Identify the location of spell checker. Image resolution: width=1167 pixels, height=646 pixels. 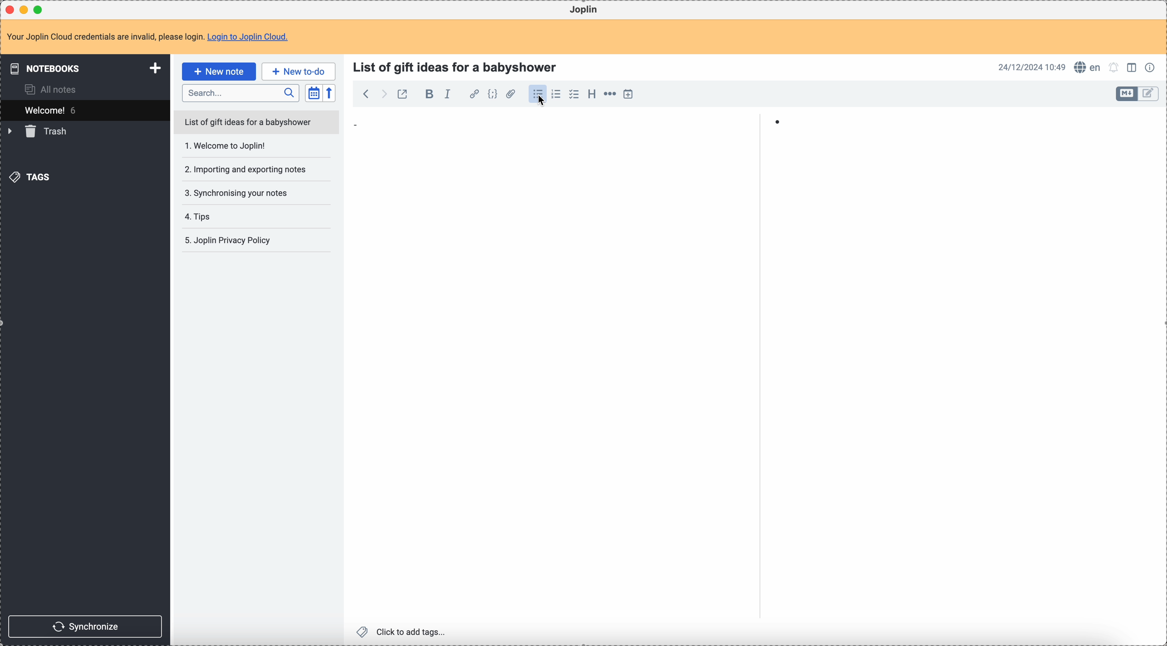
(1088, 68).